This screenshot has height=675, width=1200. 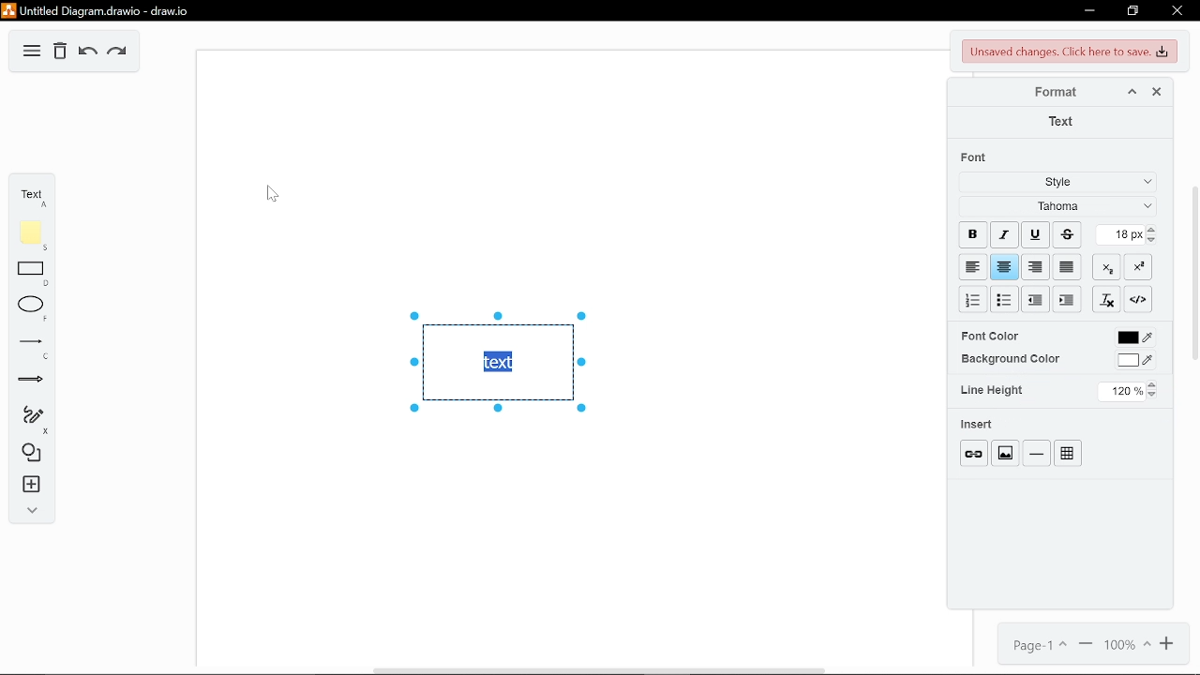 What do you see at coordinates (28, 309) in the screenshot?
I see `ellipse` at bounding box center [28, 309].